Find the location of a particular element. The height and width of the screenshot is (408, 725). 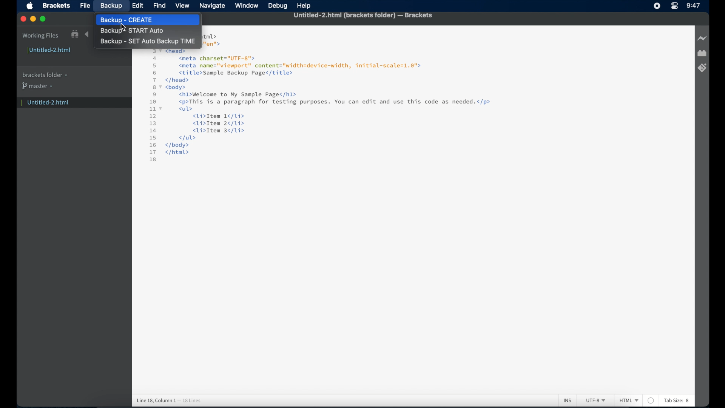

line 18, column 1 - 18 lines is located at coordinates (169, 400).